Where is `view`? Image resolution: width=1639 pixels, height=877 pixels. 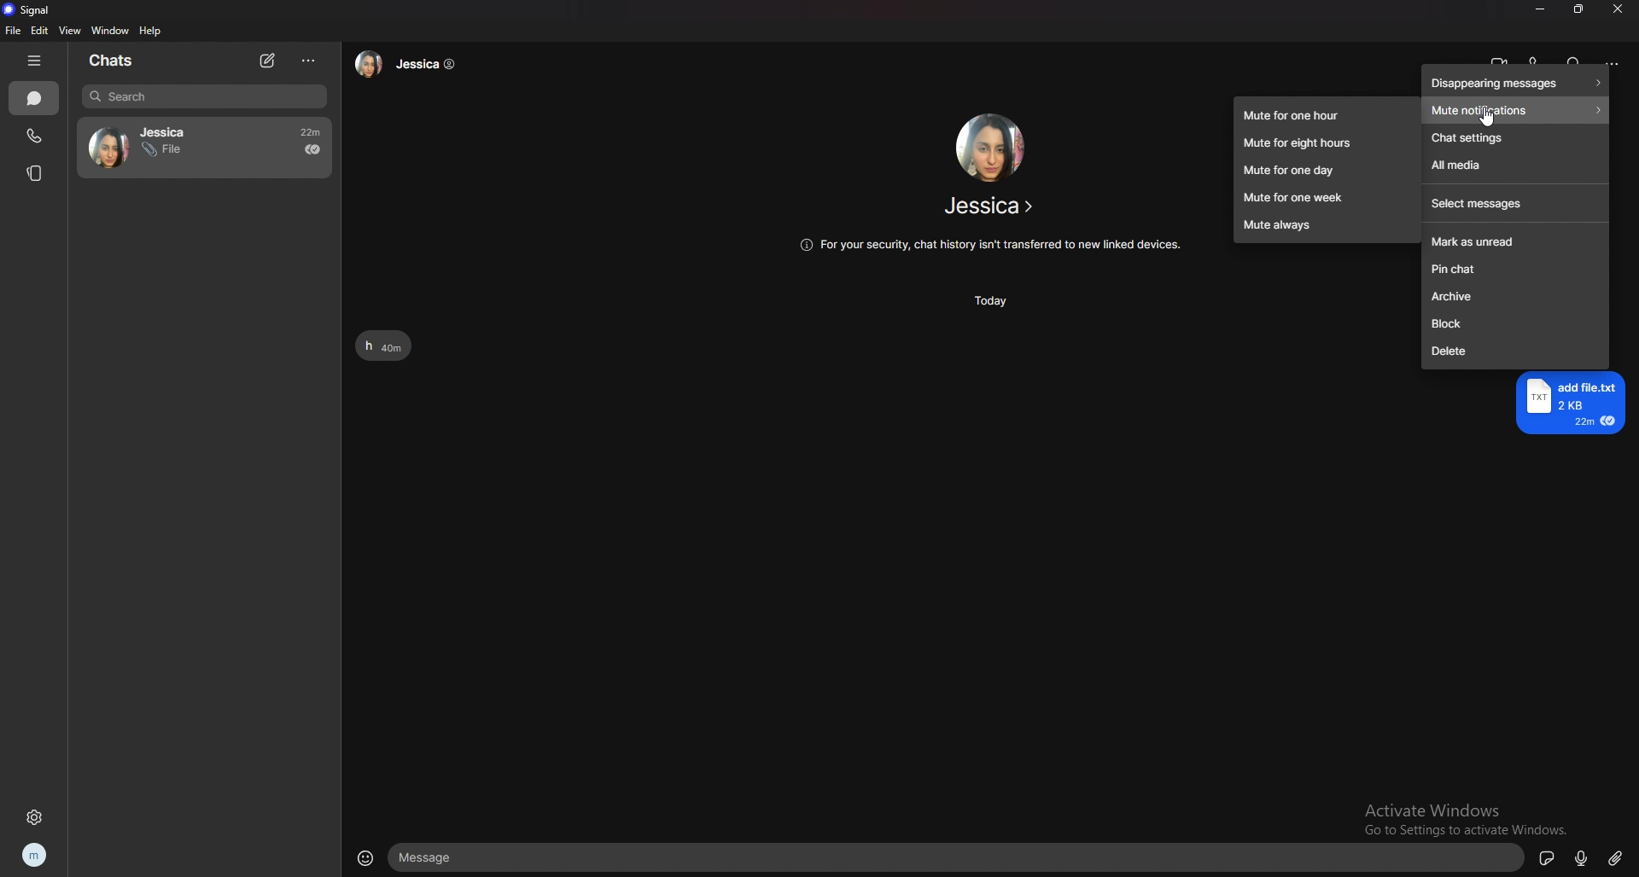 view is located at coordinates (70, 29).